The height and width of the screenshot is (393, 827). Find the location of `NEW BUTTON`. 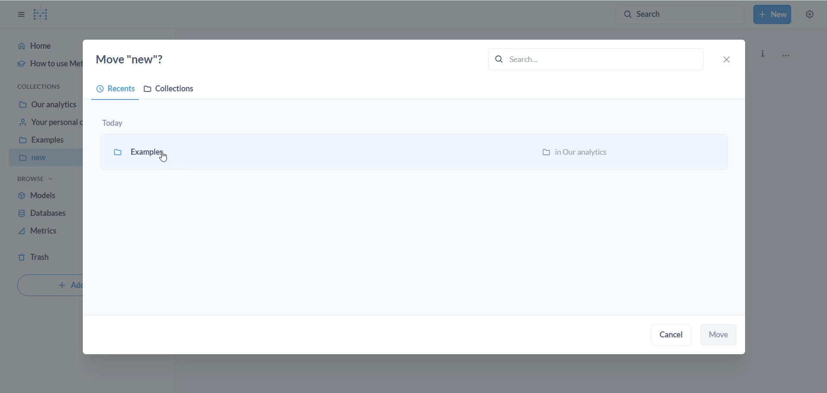

NEW BUTTON is located at coordinates (773, 15).